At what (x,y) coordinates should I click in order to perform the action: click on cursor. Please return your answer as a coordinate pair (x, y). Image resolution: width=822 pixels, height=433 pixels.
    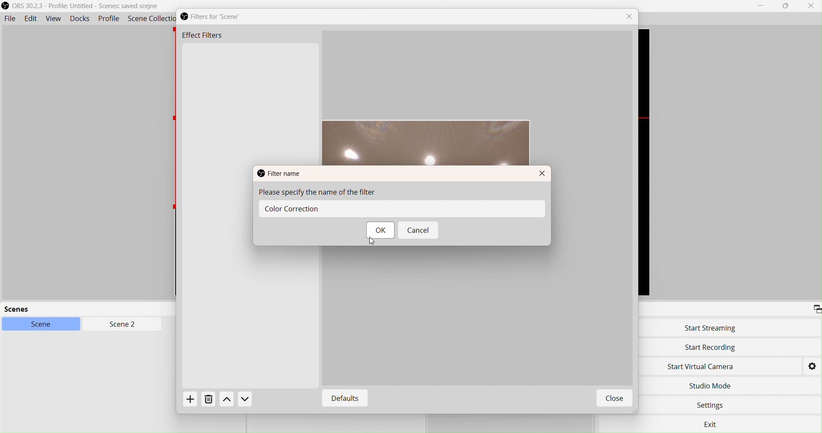
    Looking at the image, I should click on (373, 244).